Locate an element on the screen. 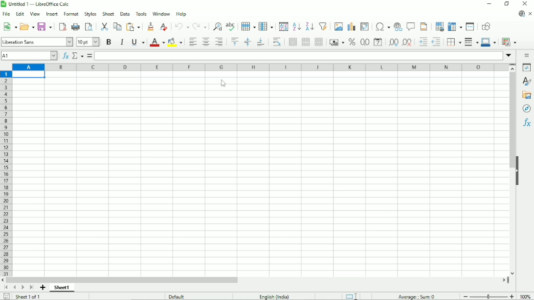 This screenshot has height=300, width=534. Export directly as PDF is located at coordinates (63, 27).